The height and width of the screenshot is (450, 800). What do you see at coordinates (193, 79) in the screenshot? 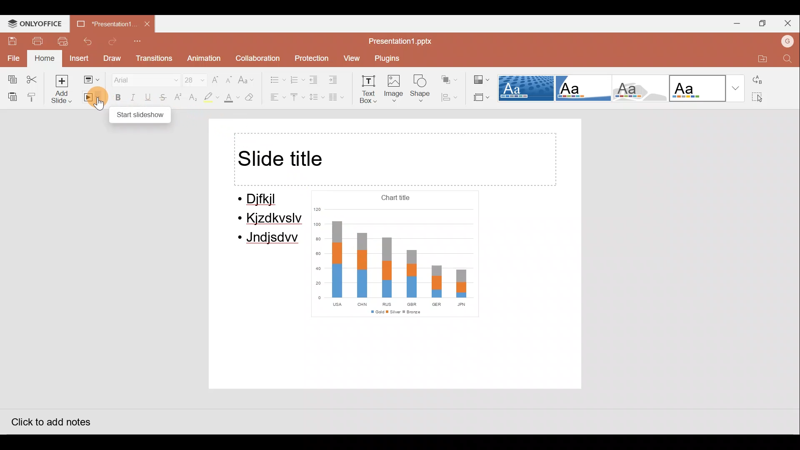
I see `Font size` at bounding box center [193, 79].